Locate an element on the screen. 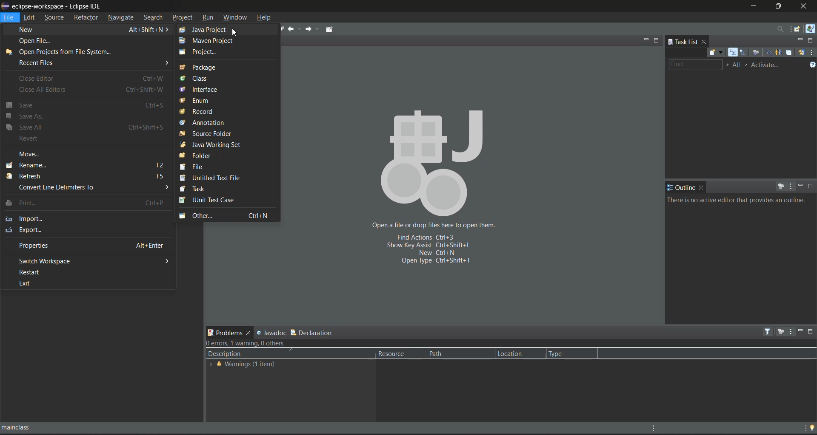 This screenshot has height=435, width=817. open file is located at coordinates (87, 40).